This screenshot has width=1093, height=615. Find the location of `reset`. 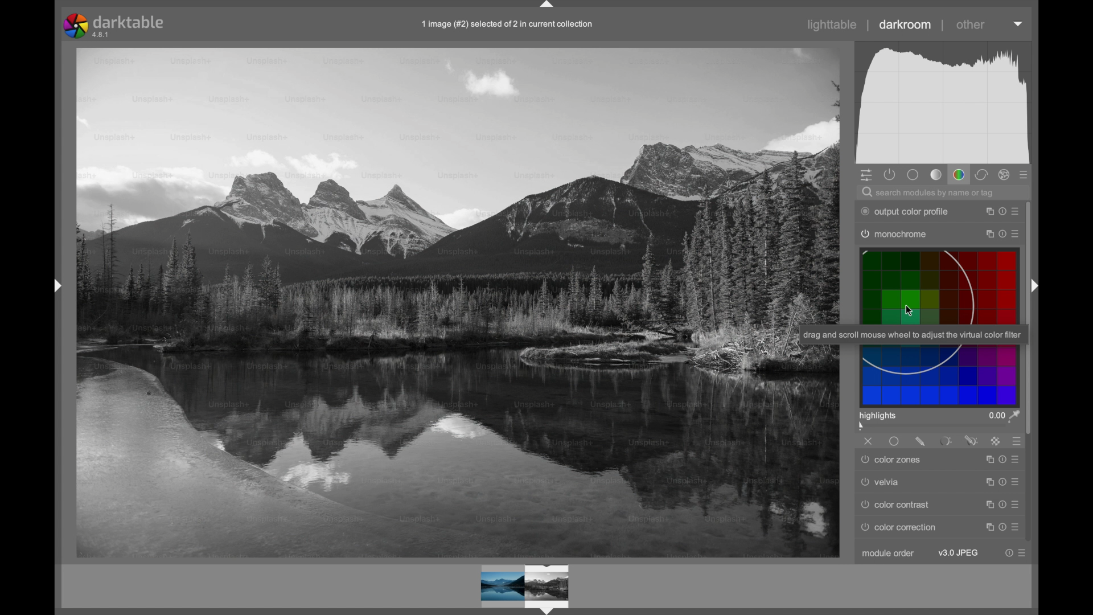

reset is located at coordinates (1003, 234).